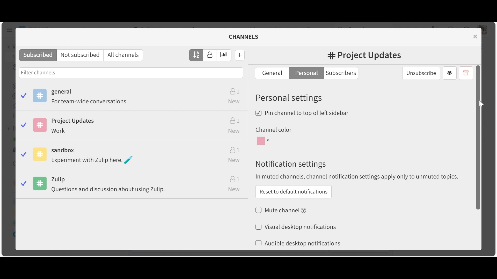  Describe the element at coordinates (481, 104) in the screenshot. I see `Cursor` at that location.